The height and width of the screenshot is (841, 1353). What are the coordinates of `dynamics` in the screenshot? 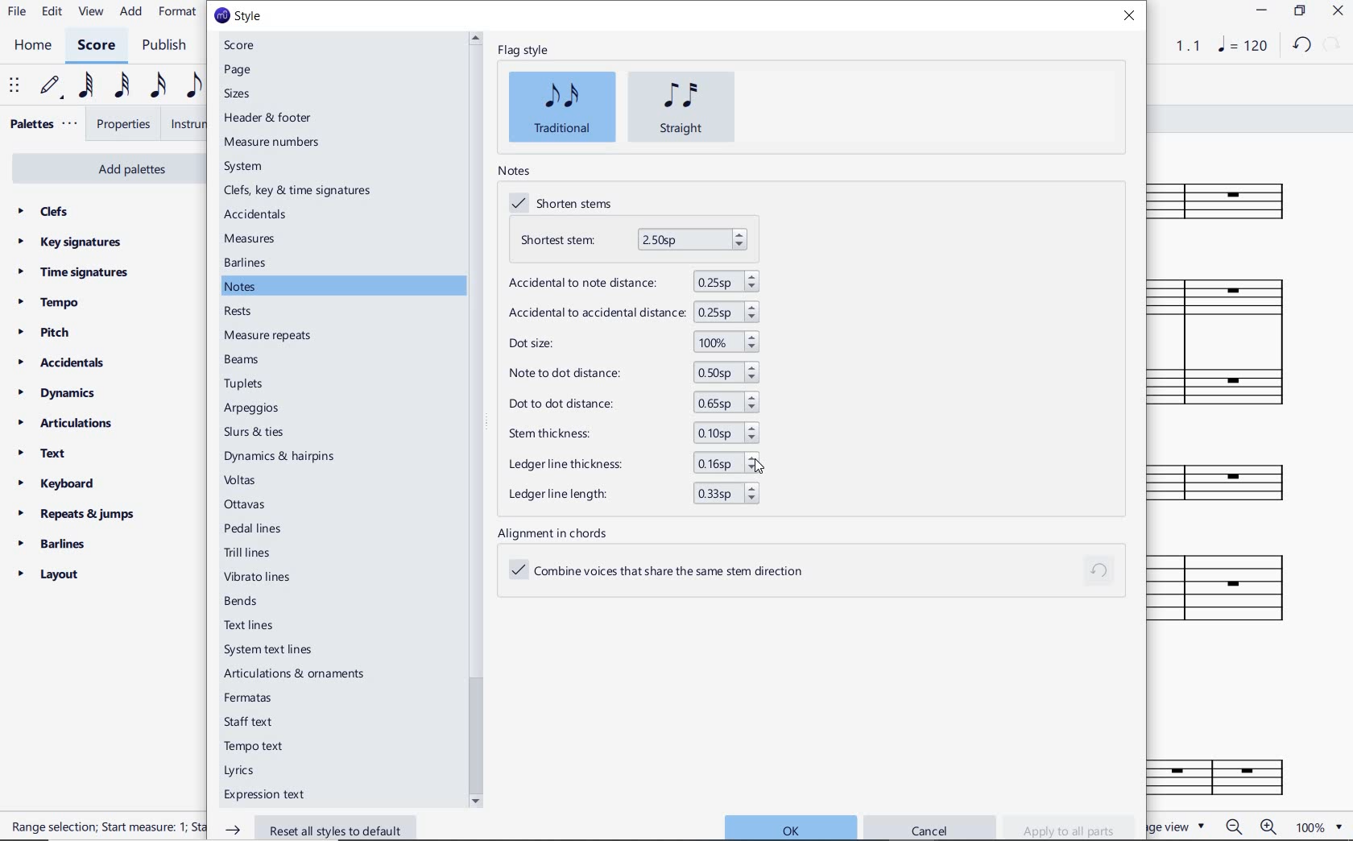 It's located at (59, 392).